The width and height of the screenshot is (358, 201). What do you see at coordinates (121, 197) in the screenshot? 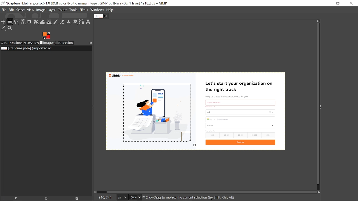
I see `Image unit` at bounding box center [121, 197].